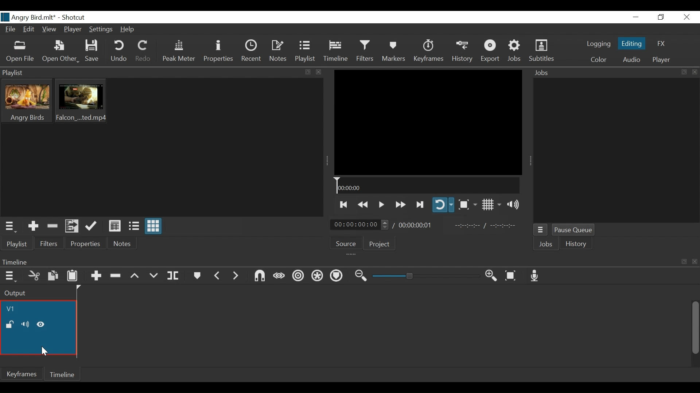  What do you see at coordinates (53, 276) in the screenshot?
I see `Copy` at bounding box center [53, 276].